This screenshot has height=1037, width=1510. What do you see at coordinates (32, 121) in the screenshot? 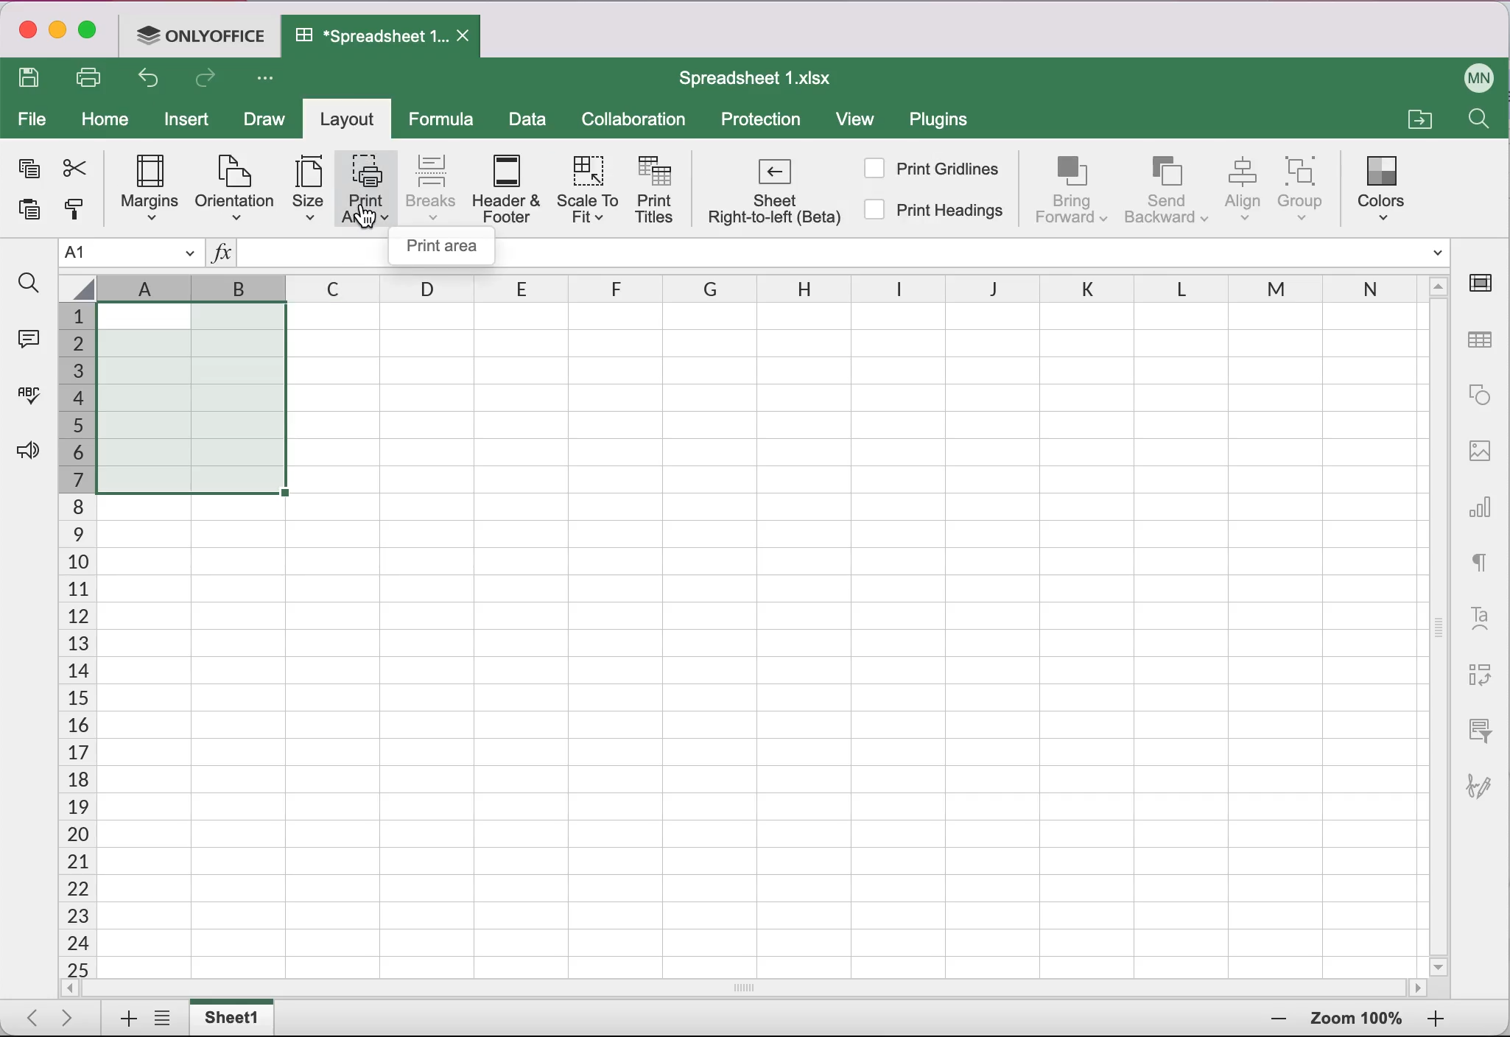
I see `file` at bounding box center [32, 121].